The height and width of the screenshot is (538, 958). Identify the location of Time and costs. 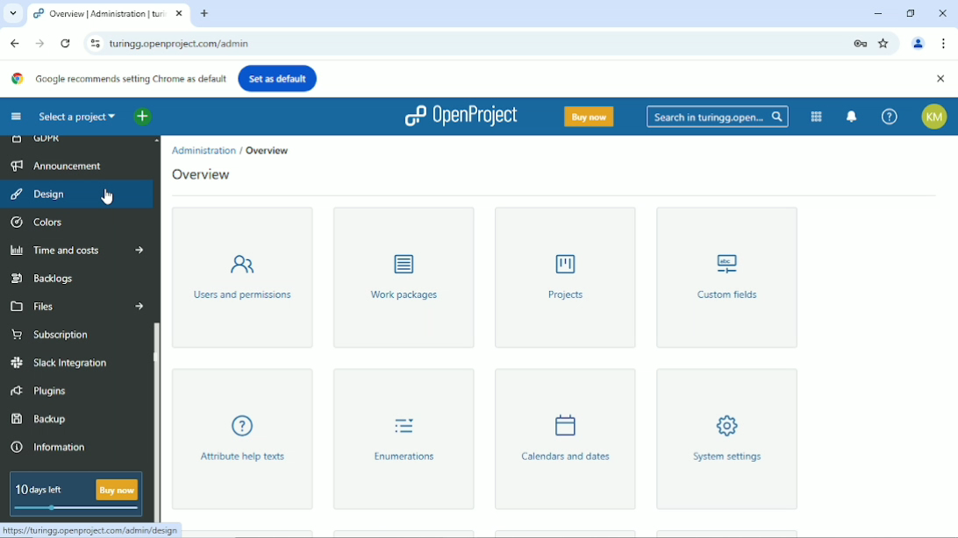
(77, 251).